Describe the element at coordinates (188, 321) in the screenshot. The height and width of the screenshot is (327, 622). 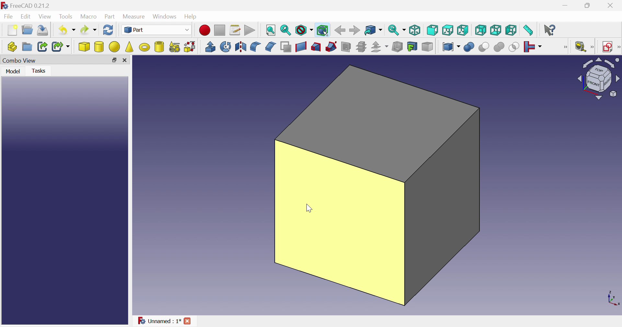
I see `Close` at that location.